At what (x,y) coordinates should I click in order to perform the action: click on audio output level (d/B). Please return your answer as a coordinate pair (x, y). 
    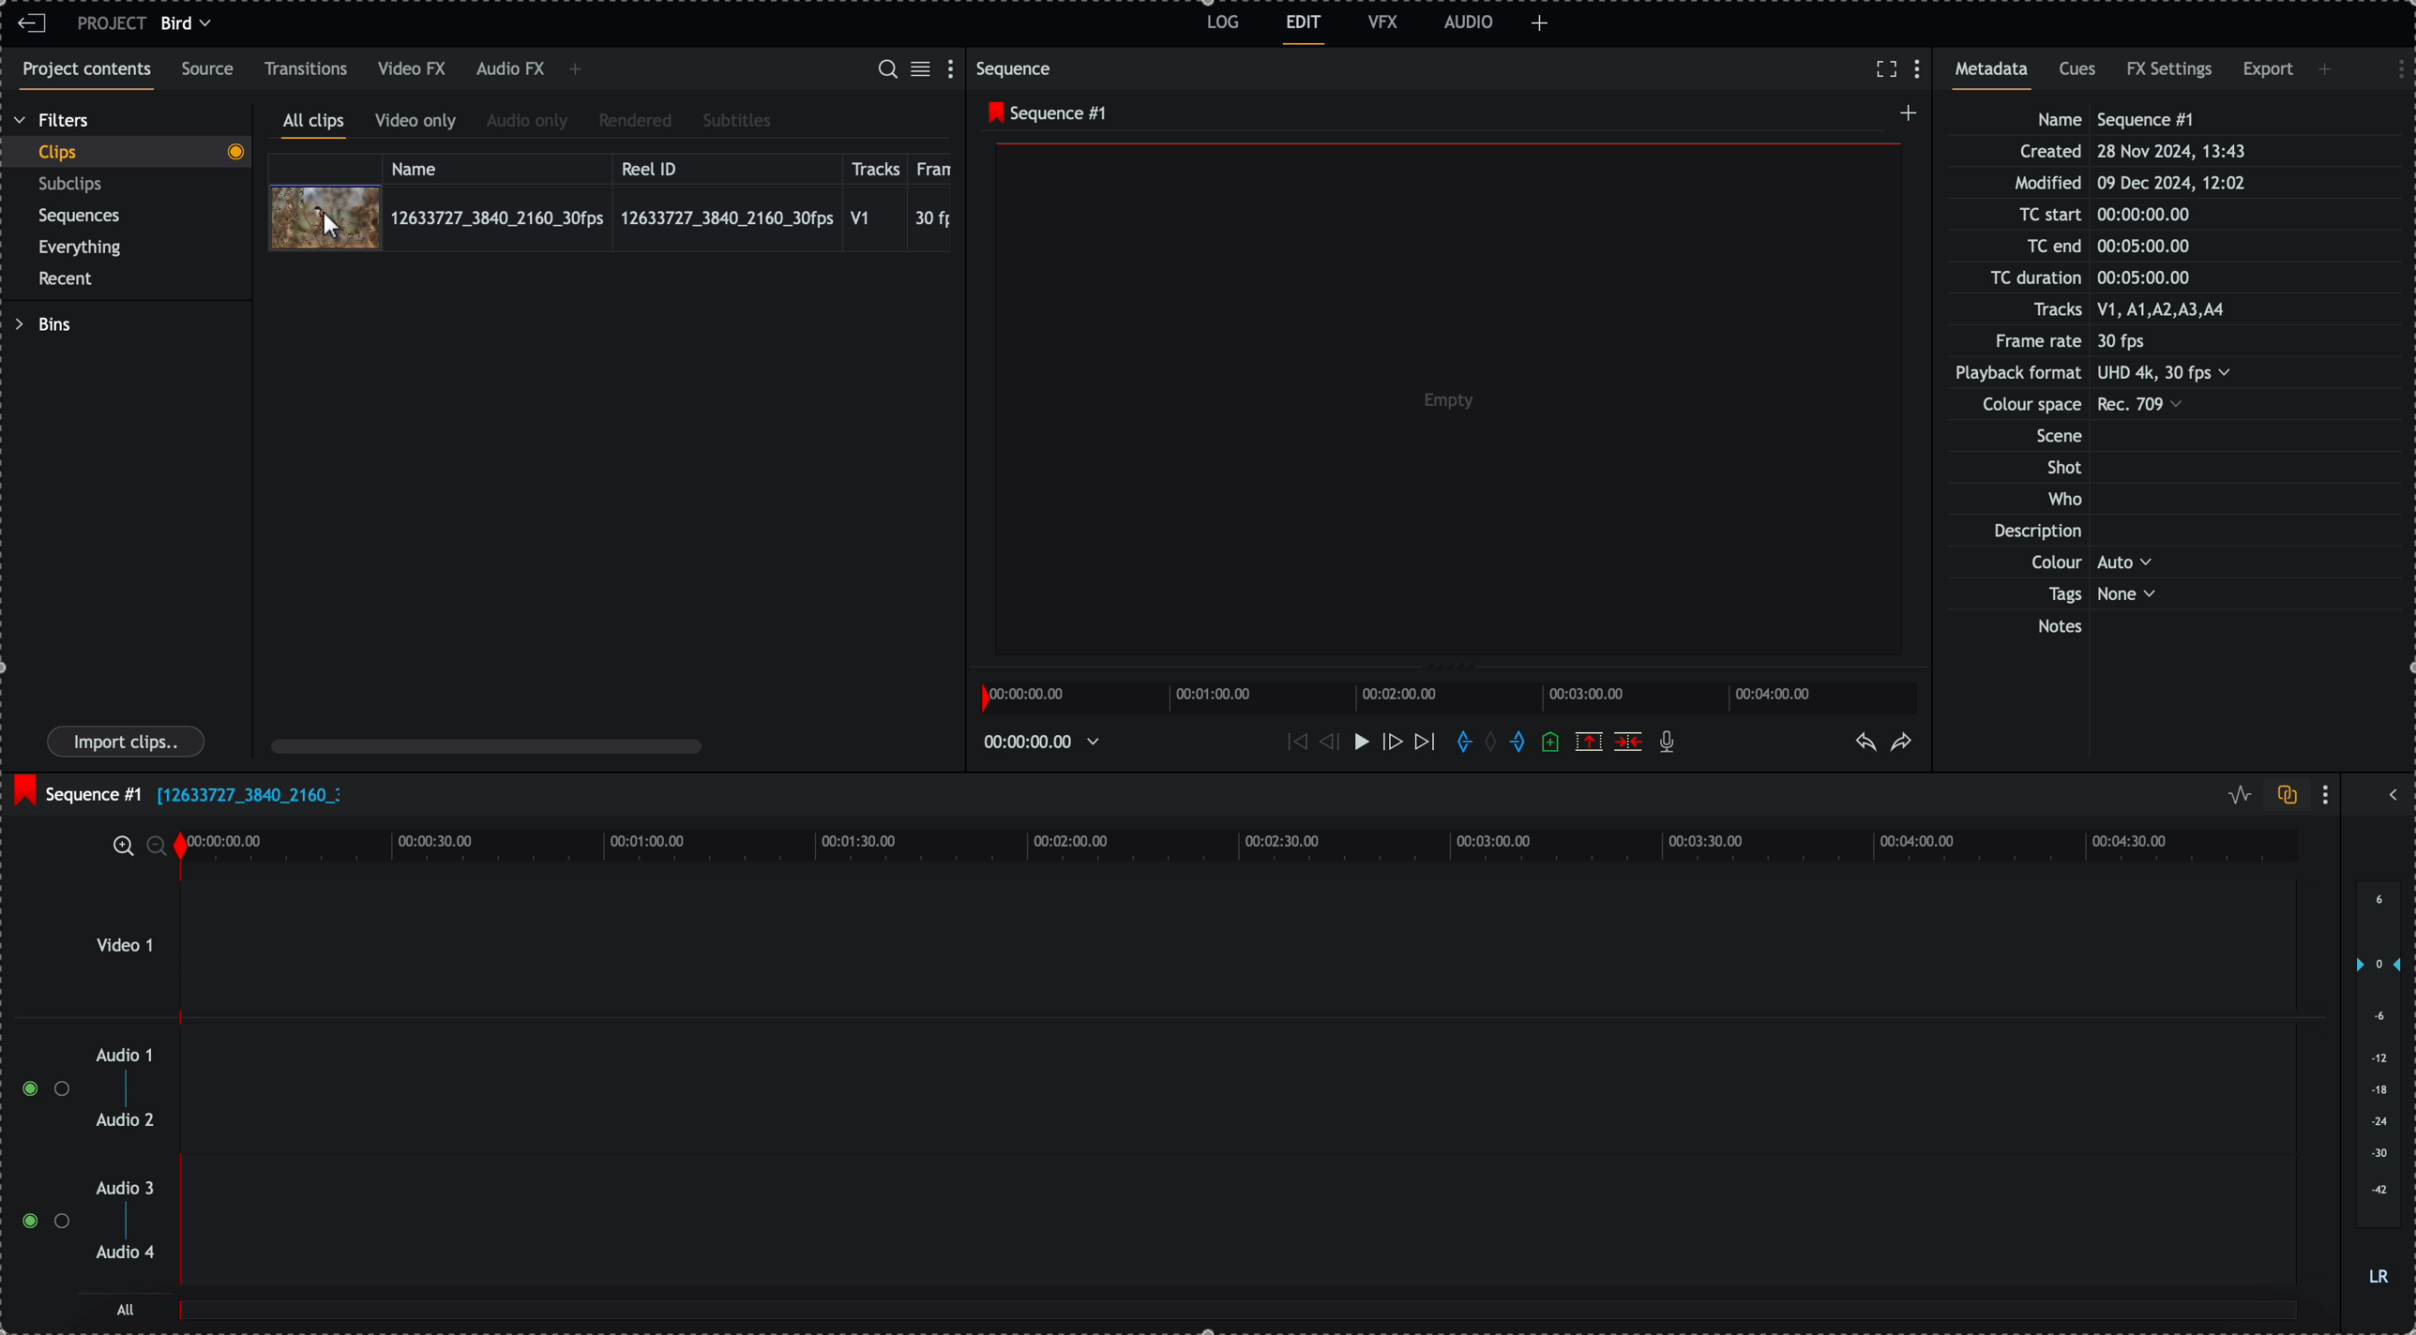
    Looking at the image, I should click on (2377, 1085).